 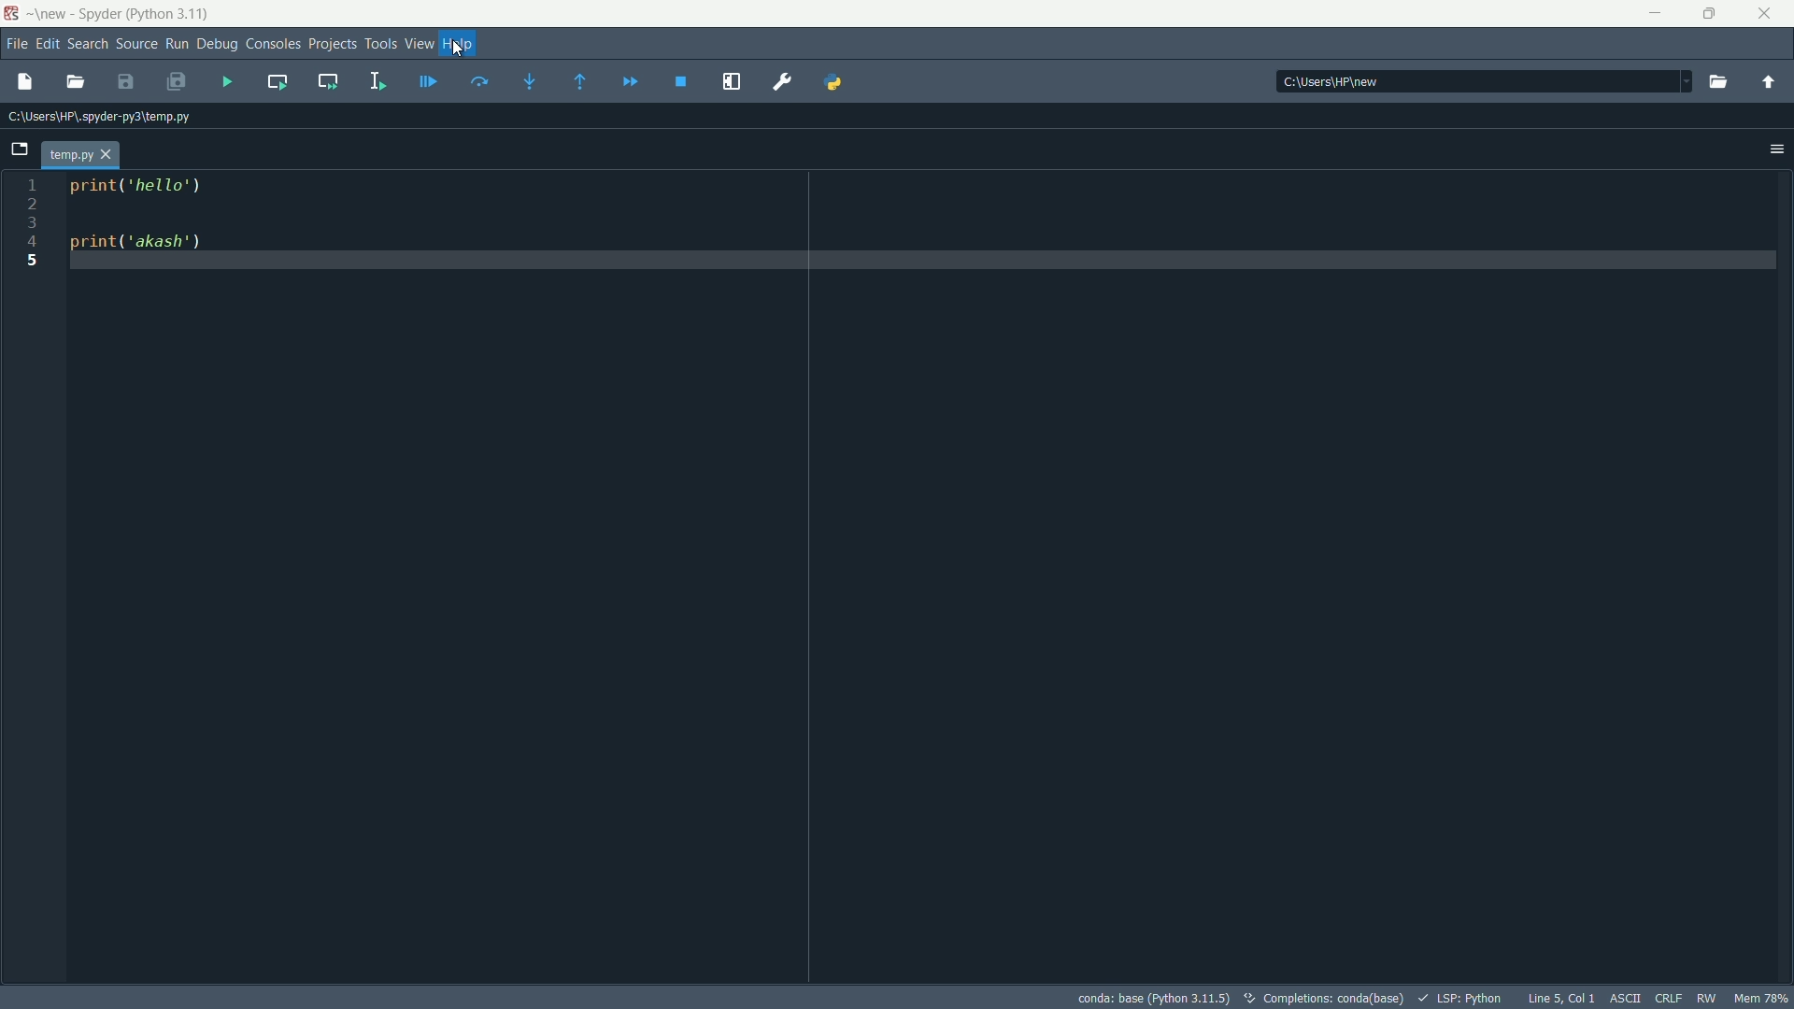 What do you see at coordinates (33, 227) in the screenshot?
I see `line number` at bounding box center [33, 227].